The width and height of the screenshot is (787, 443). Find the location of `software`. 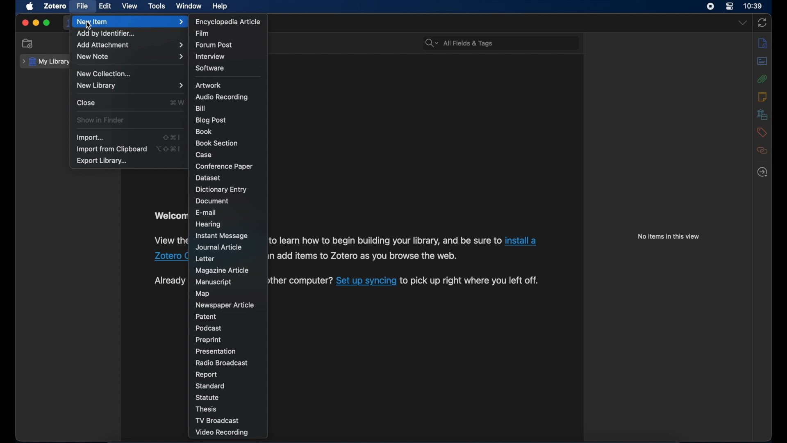

software is located at coordinates (211, 68).